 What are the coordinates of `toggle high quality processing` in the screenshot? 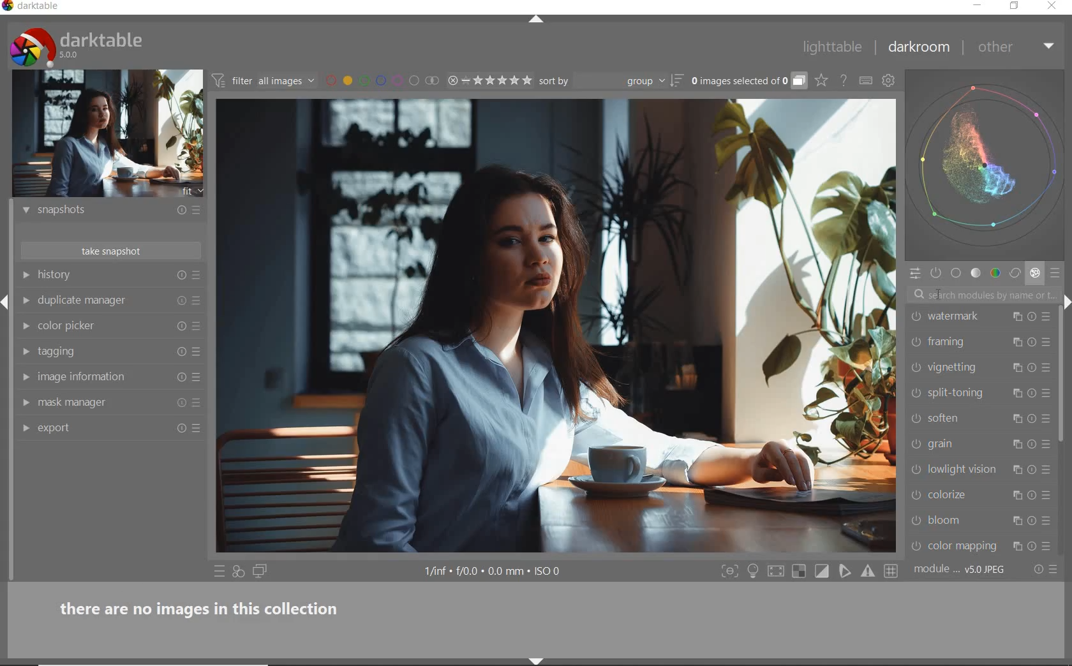 It's located at (777, 572).